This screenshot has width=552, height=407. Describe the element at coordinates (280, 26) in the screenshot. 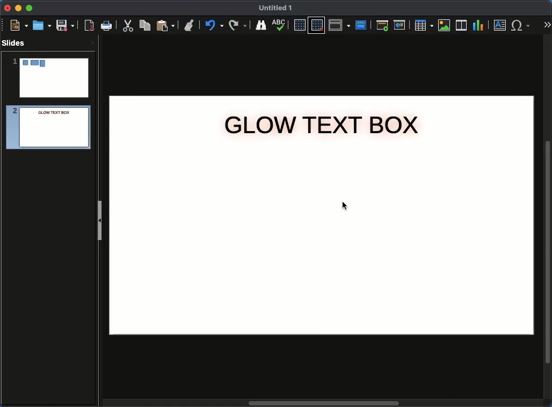

I see `Spell check` at that location.